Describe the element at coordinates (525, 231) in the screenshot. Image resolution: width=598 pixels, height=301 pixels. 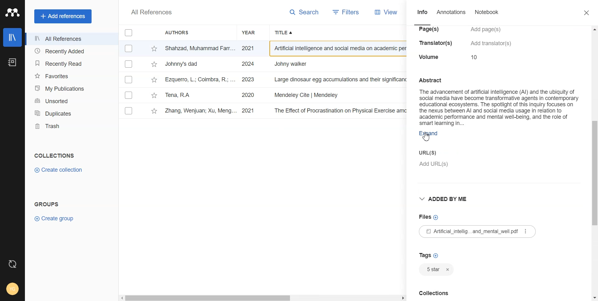
I see `More` at that location.